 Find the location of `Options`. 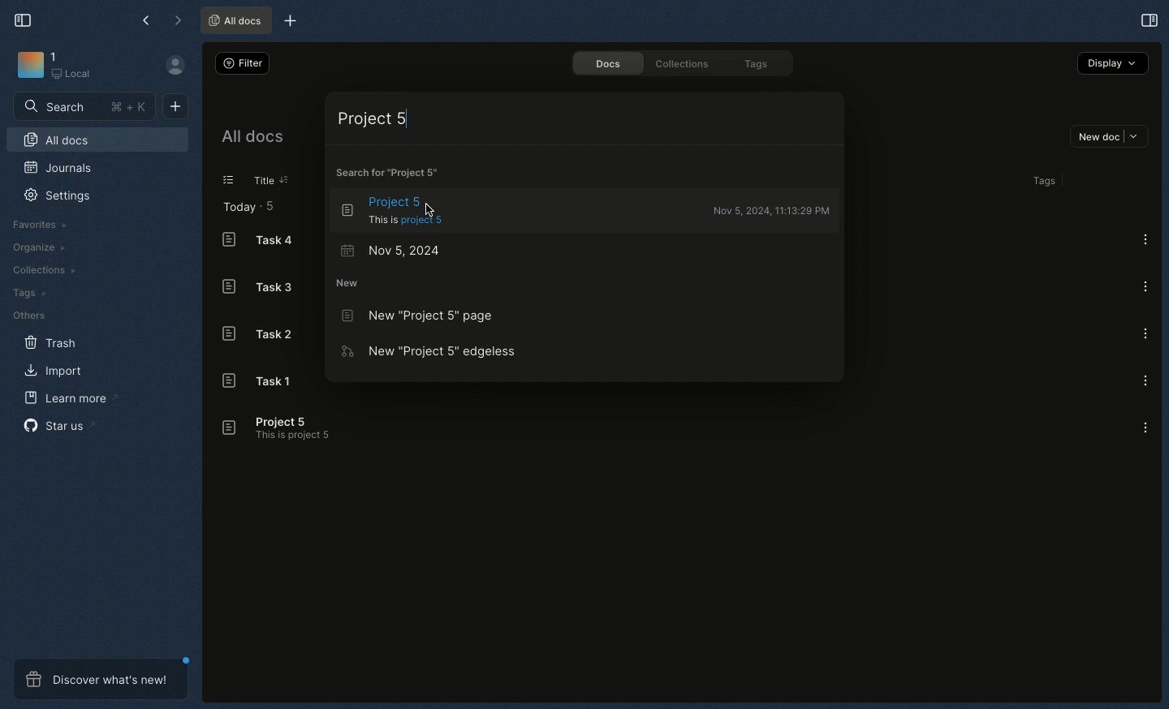

Options is located at coordinates (1147, 427).